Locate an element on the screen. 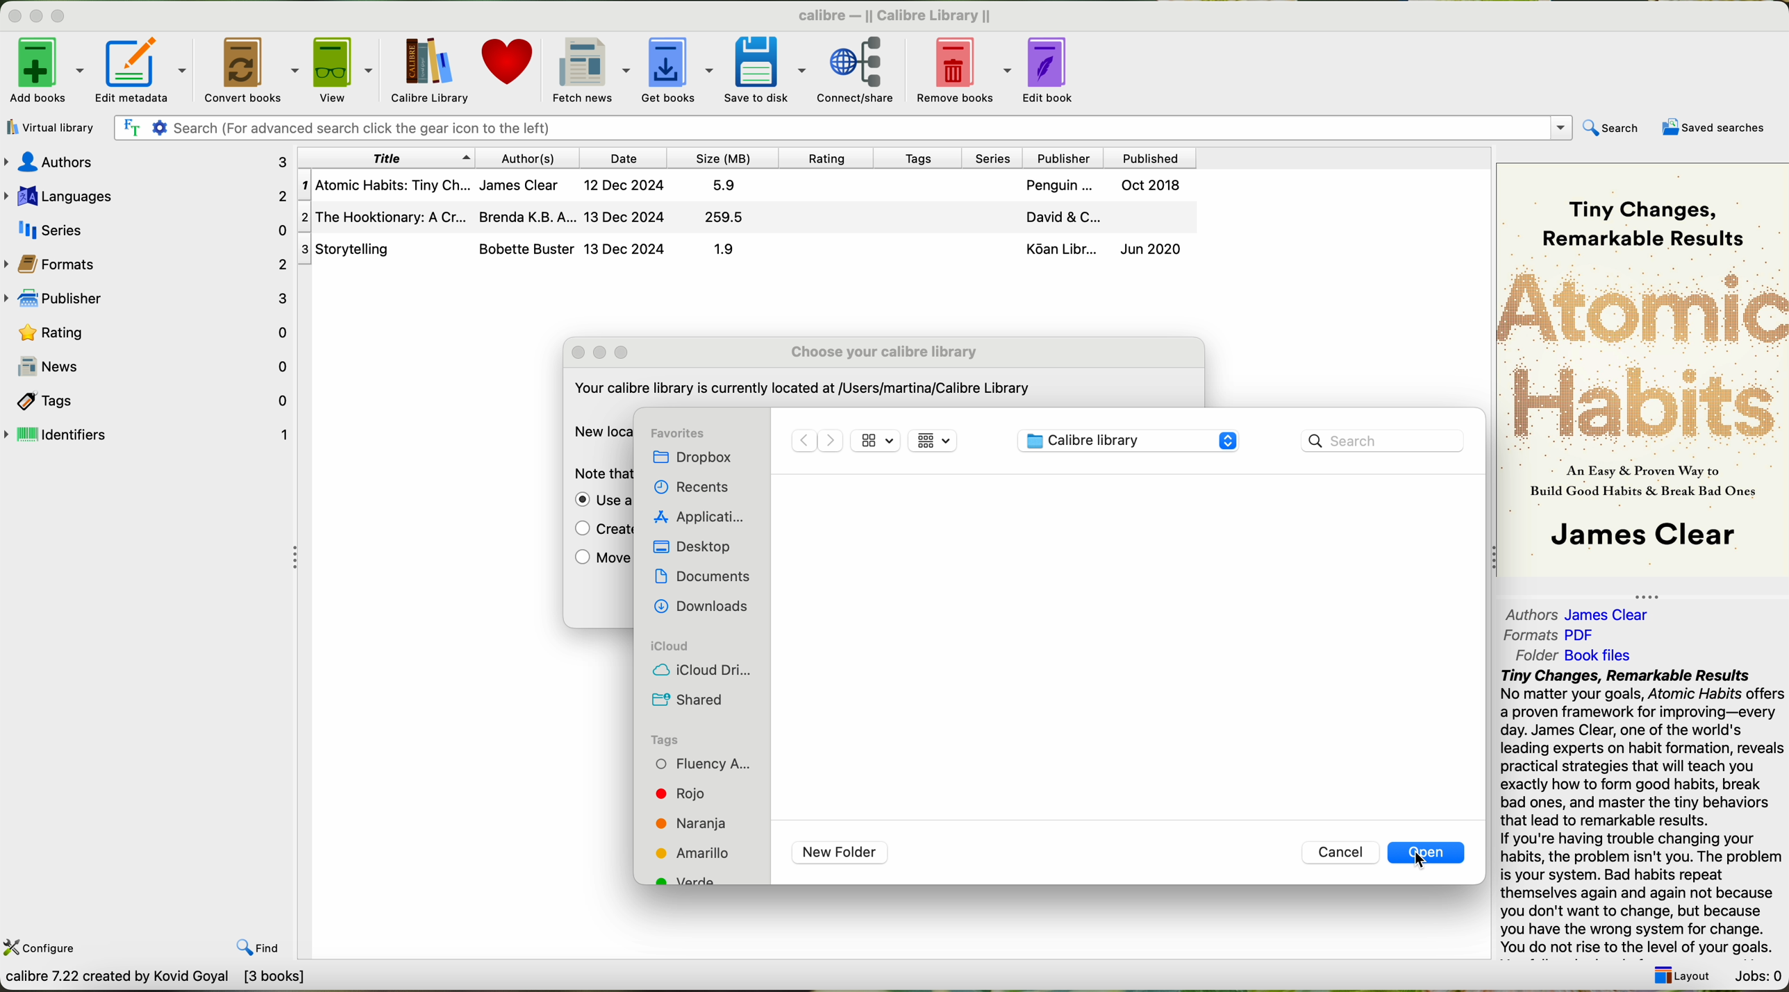  your calibre library is currently located at user/martina/Calibre Library is located at coordinates (801, 387).